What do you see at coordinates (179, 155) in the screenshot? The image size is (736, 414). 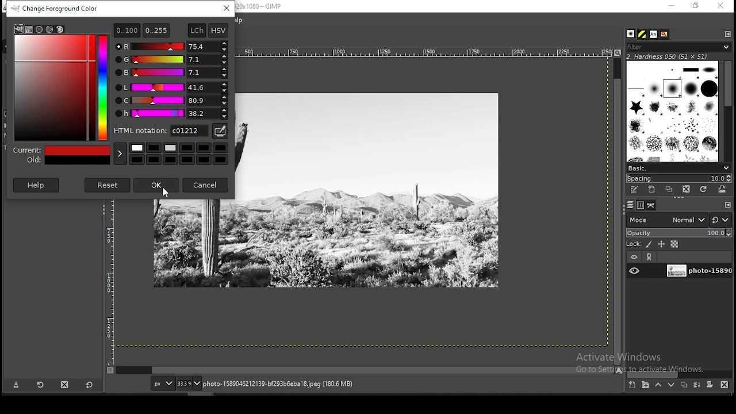 I see `colors` at bounding box center [179, 155].